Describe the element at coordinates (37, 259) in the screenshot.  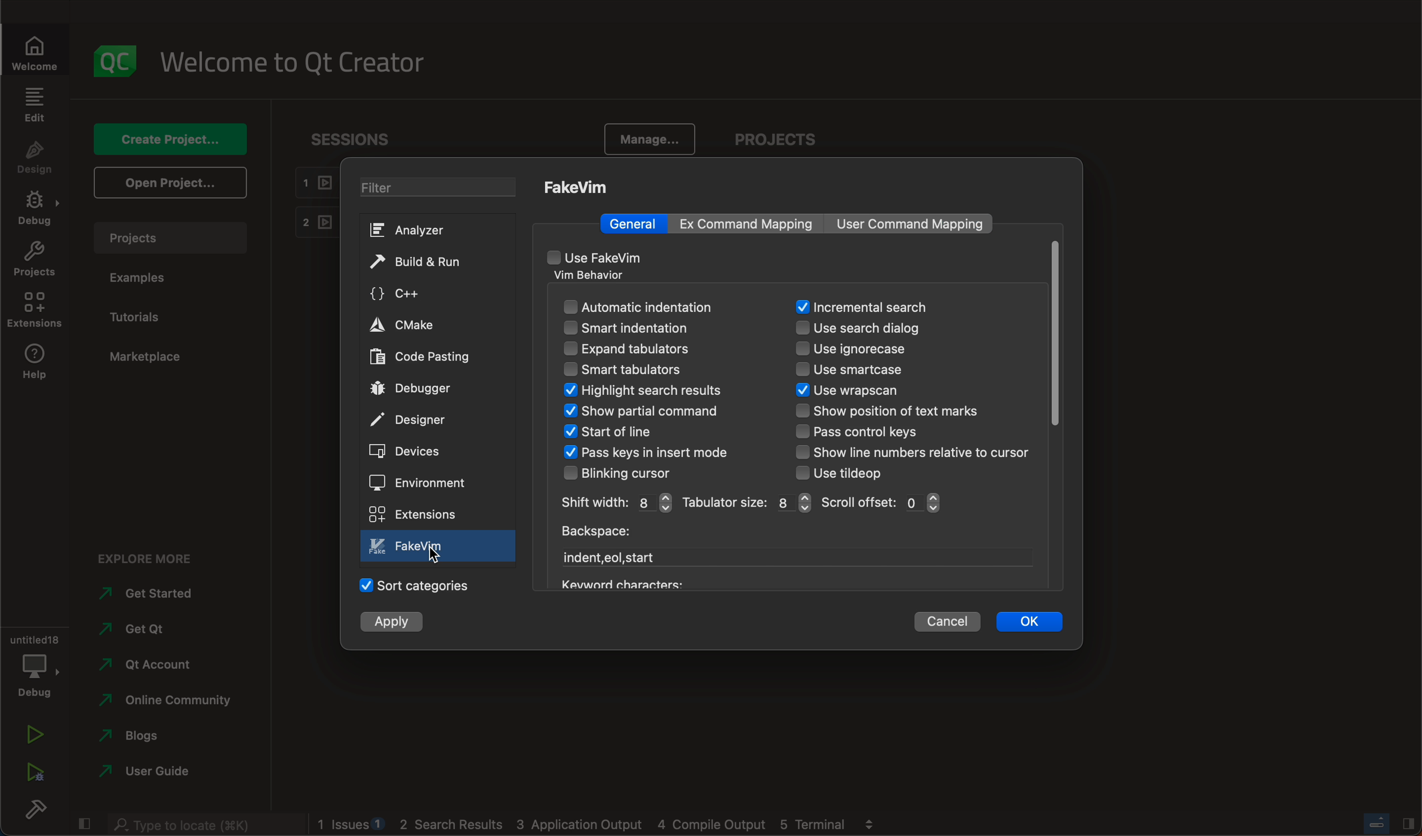
I see `projects` at that location.